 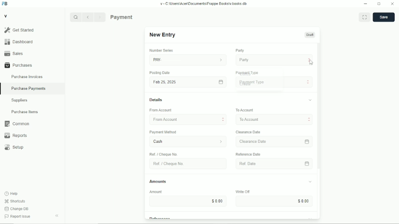 What do you see at coordinates (384, 17) in the screenshot?
I see `save` at bounding box center [384, 17].